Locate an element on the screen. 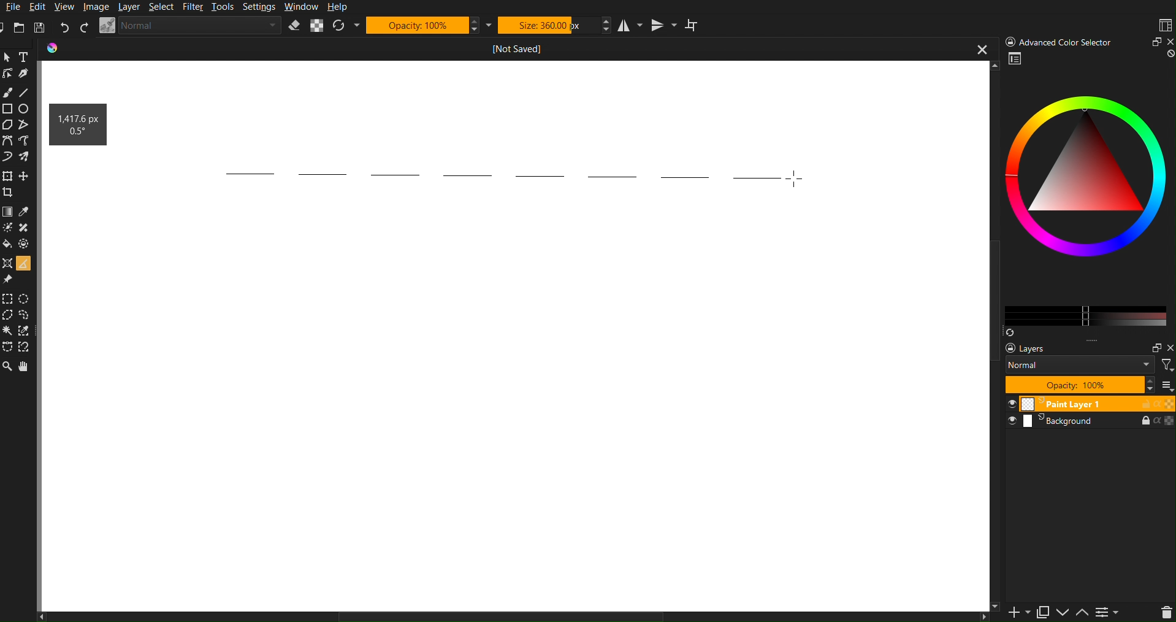 The height and width of the screenshot is (622, 1176). Vertical Mirror is located at coordinates (662, 26).